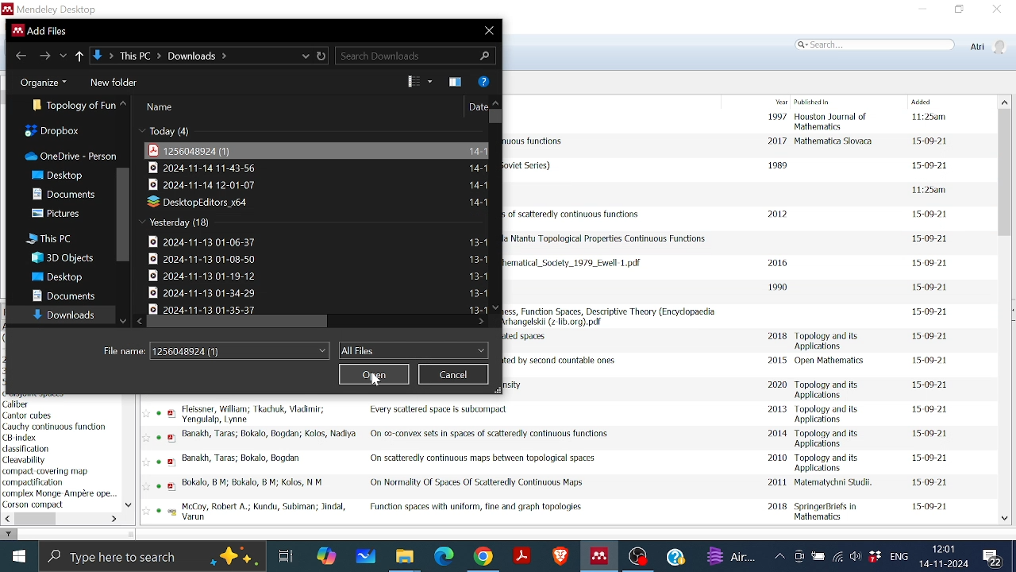  I want to click on Files, so click(413, 350).